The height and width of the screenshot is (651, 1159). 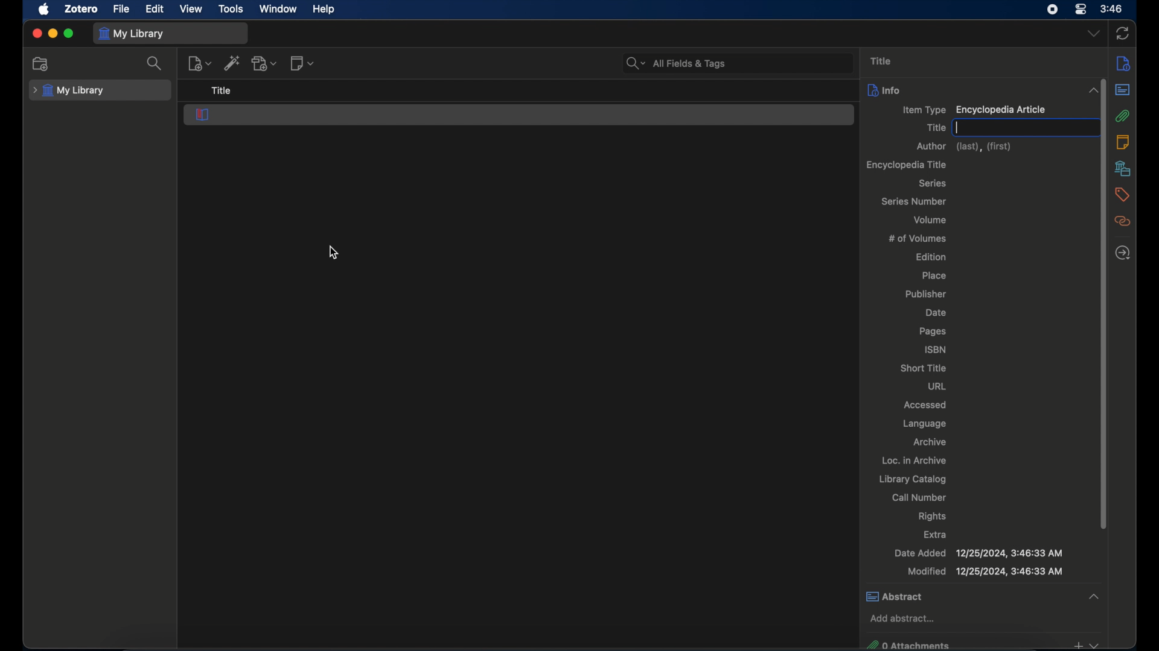 What do you see at coordinates (933, 256) in the screenshot?
I see `edition` at bounding box center [933, 256].